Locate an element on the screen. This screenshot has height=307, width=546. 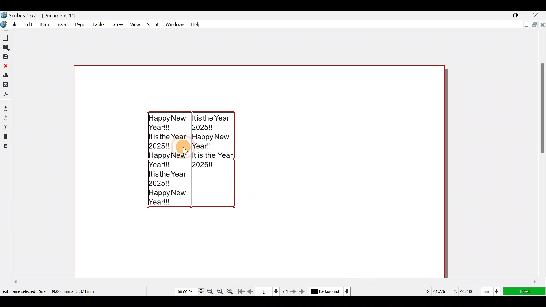
Select current page is located at coordinates (271, 291).